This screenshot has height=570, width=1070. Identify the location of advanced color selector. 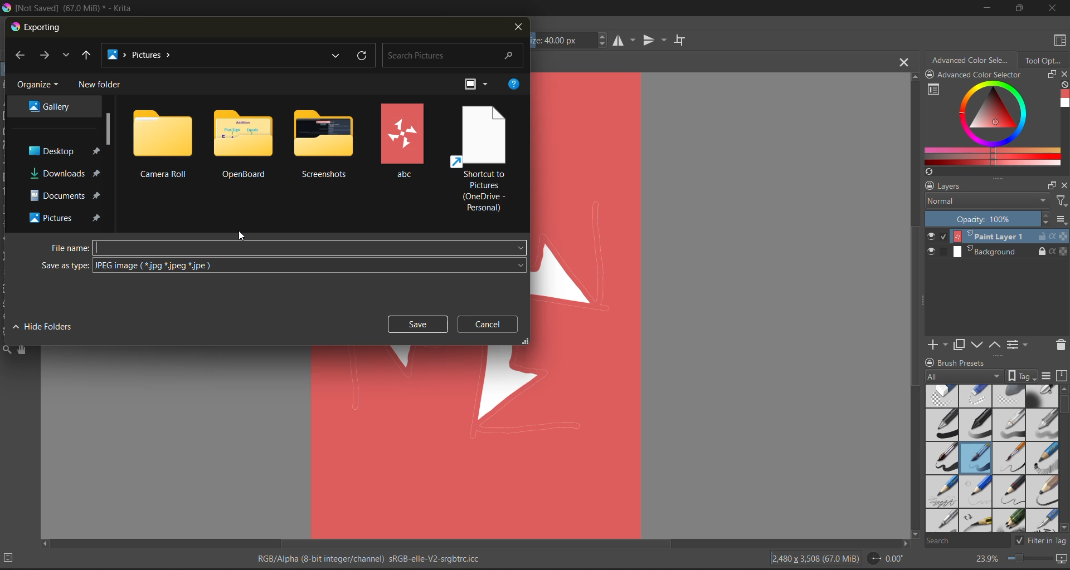
(992, 124).